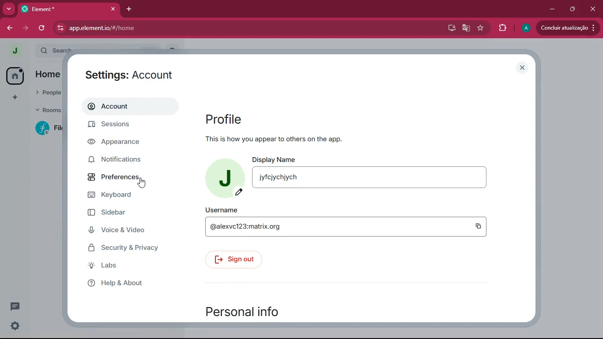  What do you see at coordinates (127, 284) in the screenshot?
I see `help` at bounding box center [127, 284].